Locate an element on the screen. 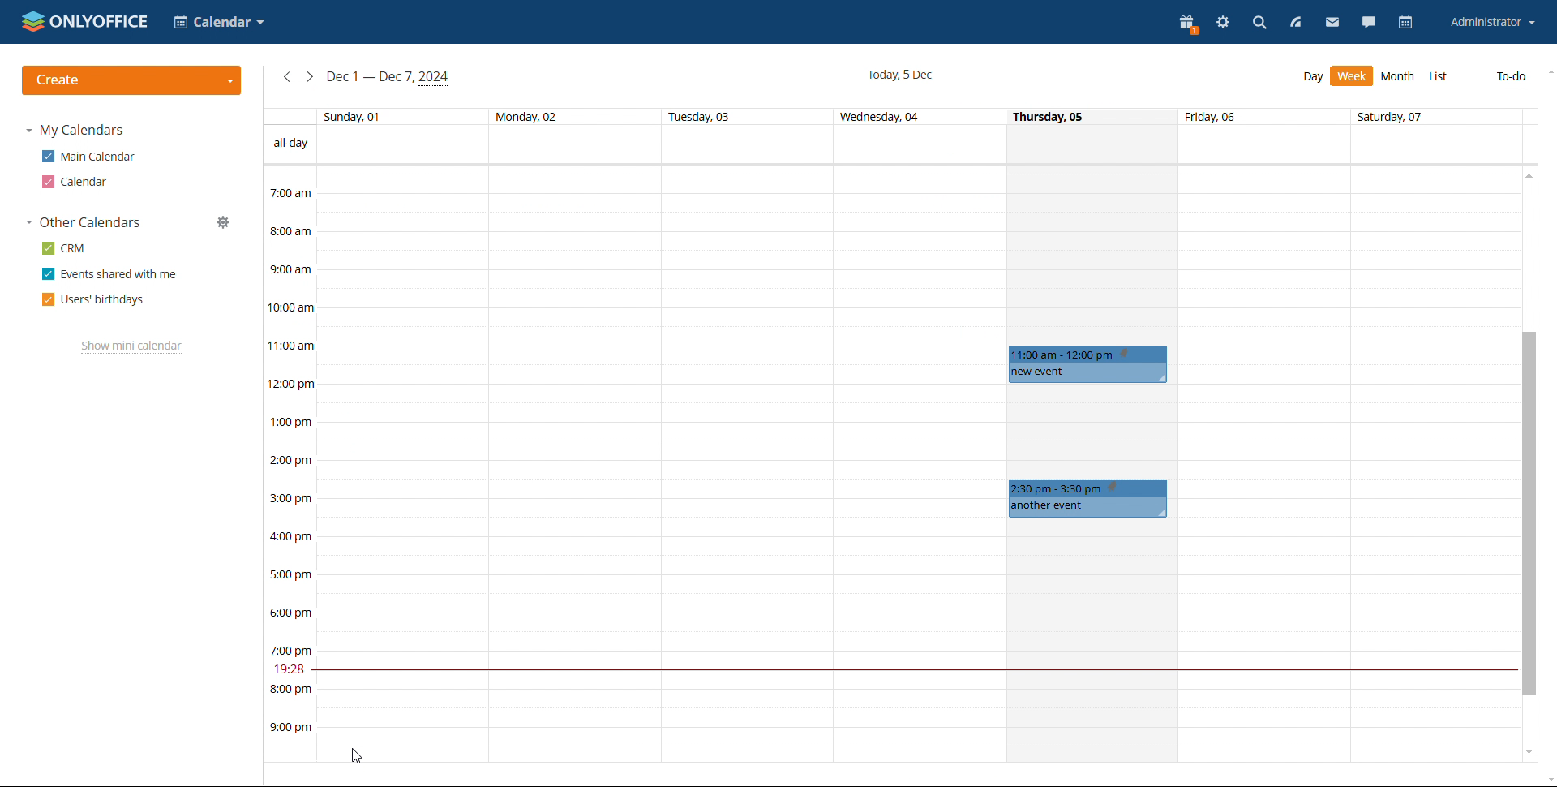 The height and width of the screenshot is (787, 1557). scroll up is located at coordinates (1528, 176).